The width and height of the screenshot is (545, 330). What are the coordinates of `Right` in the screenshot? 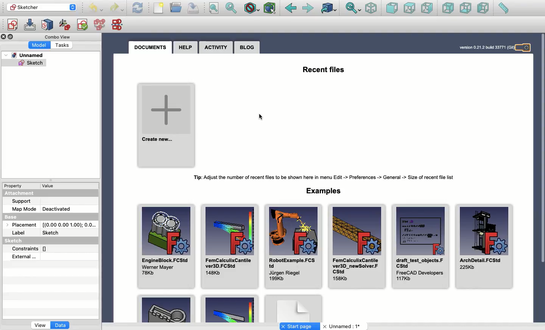 It's located at (427, 8).